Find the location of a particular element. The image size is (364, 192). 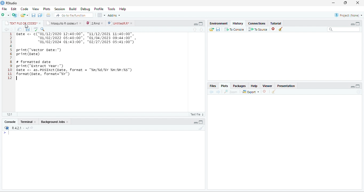

Plots is located at coordinates (224, 86).